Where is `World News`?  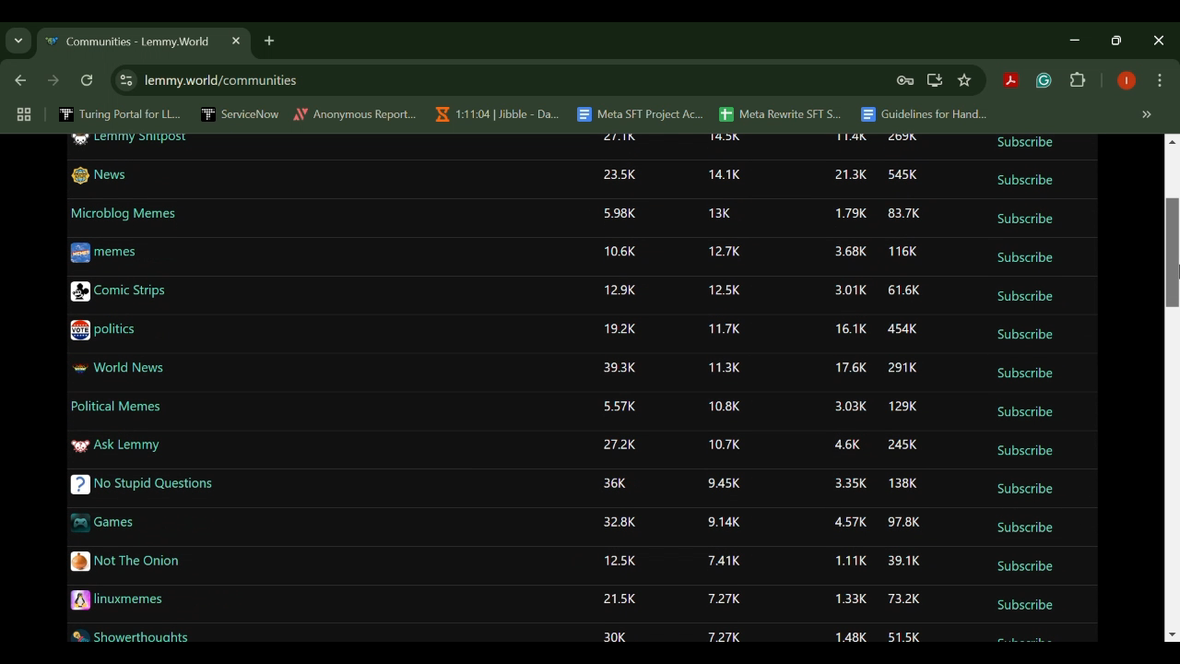
World News is located at coordinates (117, 368).